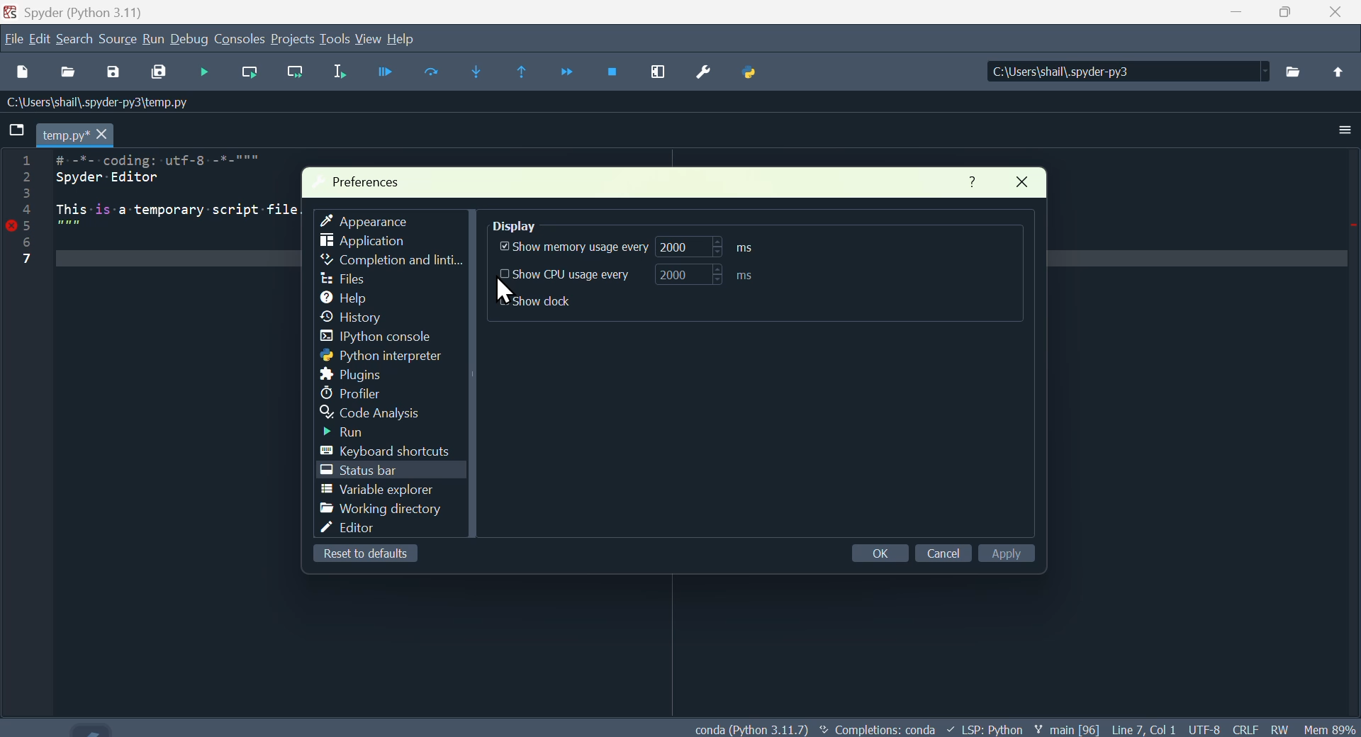 This screenshot has height=737, width=1361. I want to click on Okay, so click(877, 551).